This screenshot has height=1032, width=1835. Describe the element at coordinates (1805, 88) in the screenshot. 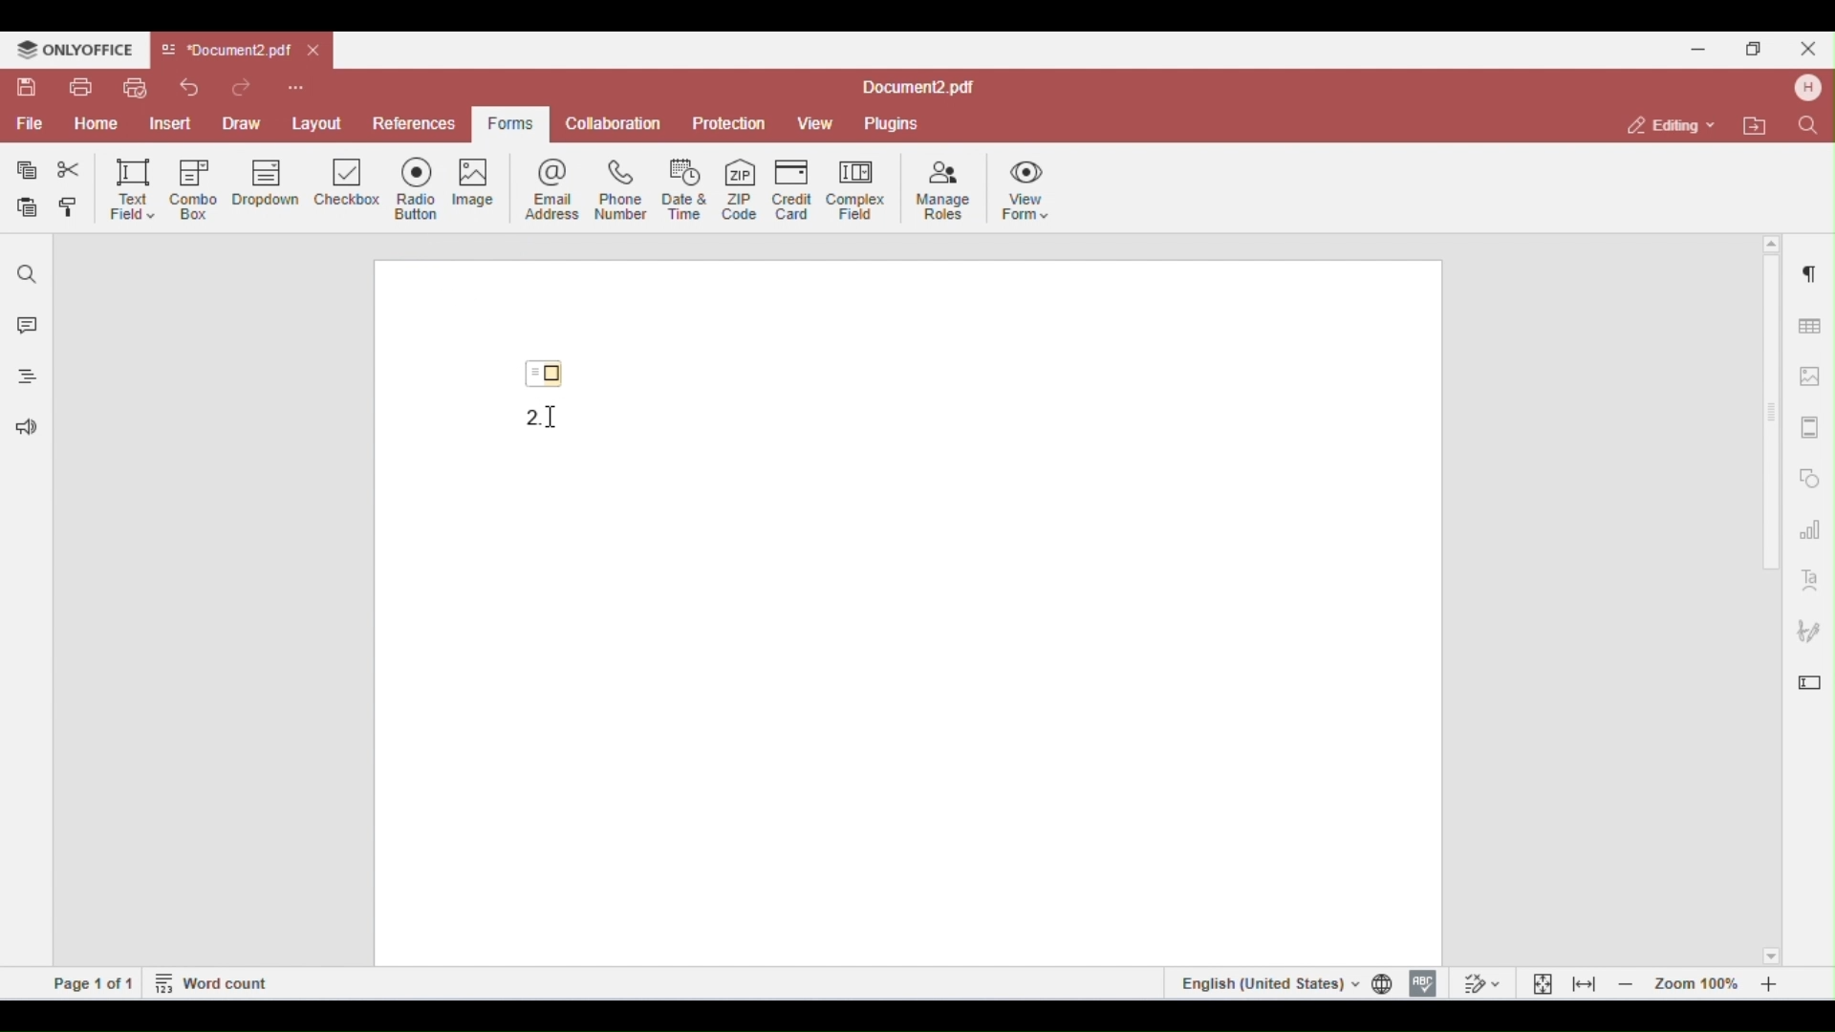

I see `account` at that location.